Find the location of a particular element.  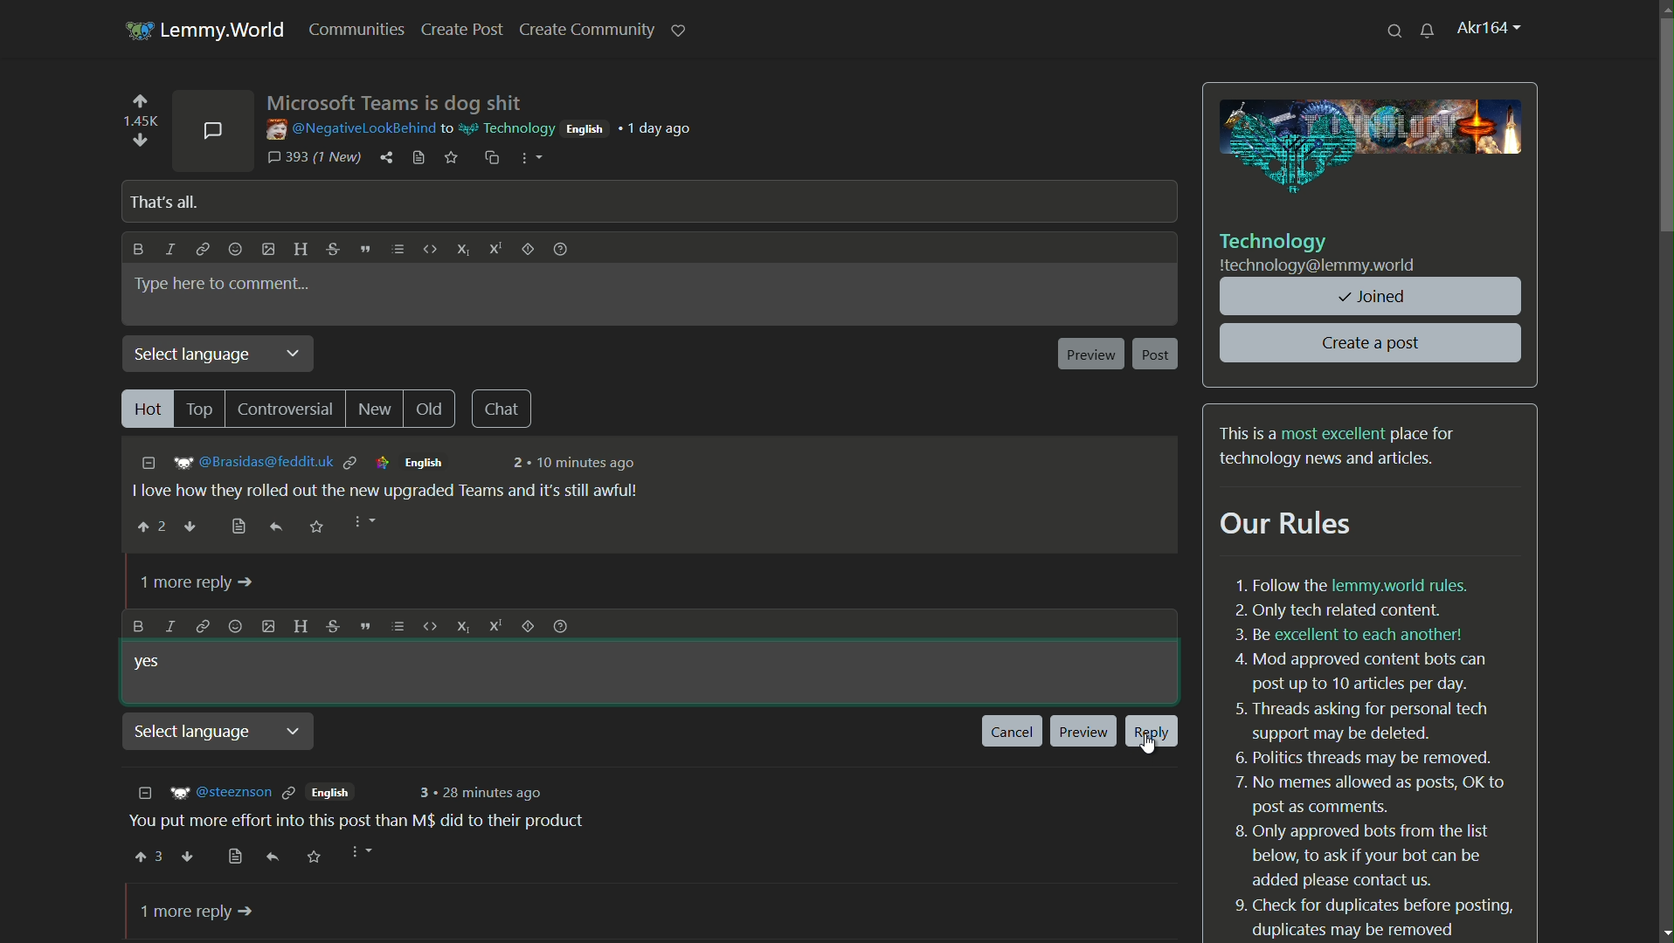

bookmark is located at coordinates (237, 527).